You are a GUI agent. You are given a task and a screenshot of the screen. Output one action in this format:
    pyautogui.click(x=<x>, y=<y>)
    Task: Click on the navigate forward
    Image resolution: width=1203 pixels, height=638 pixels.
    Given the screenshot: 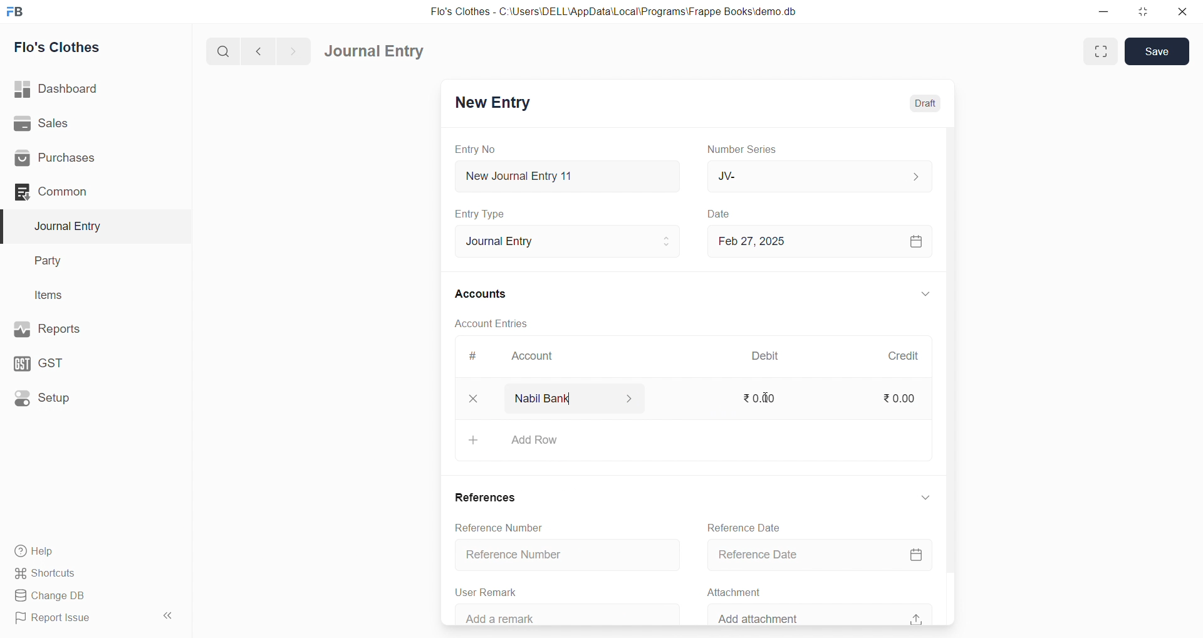 What is the action you would take?
    pyautogui.click(x=296, y=51)
    